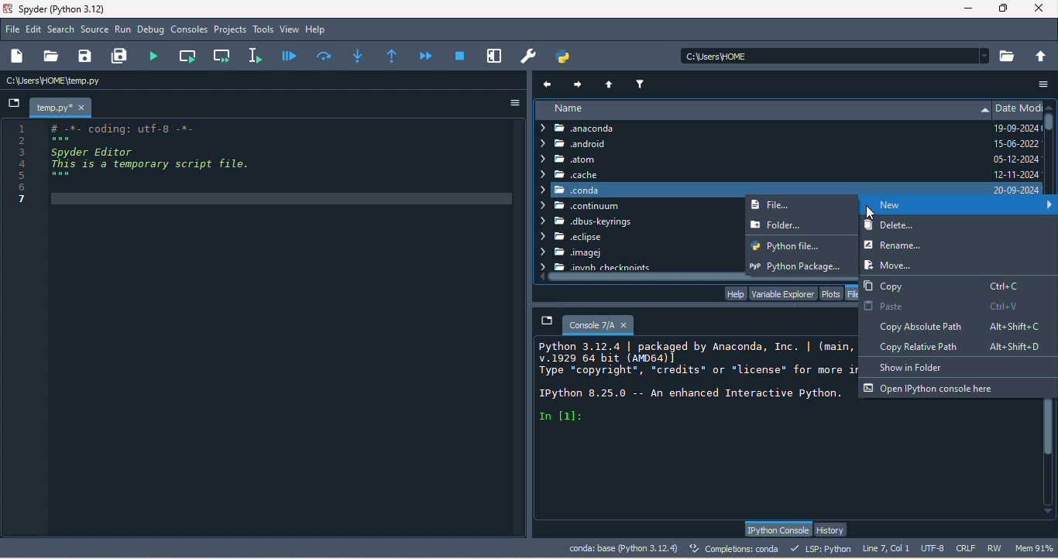  I want to click on checkpoints, so click(596, 266).